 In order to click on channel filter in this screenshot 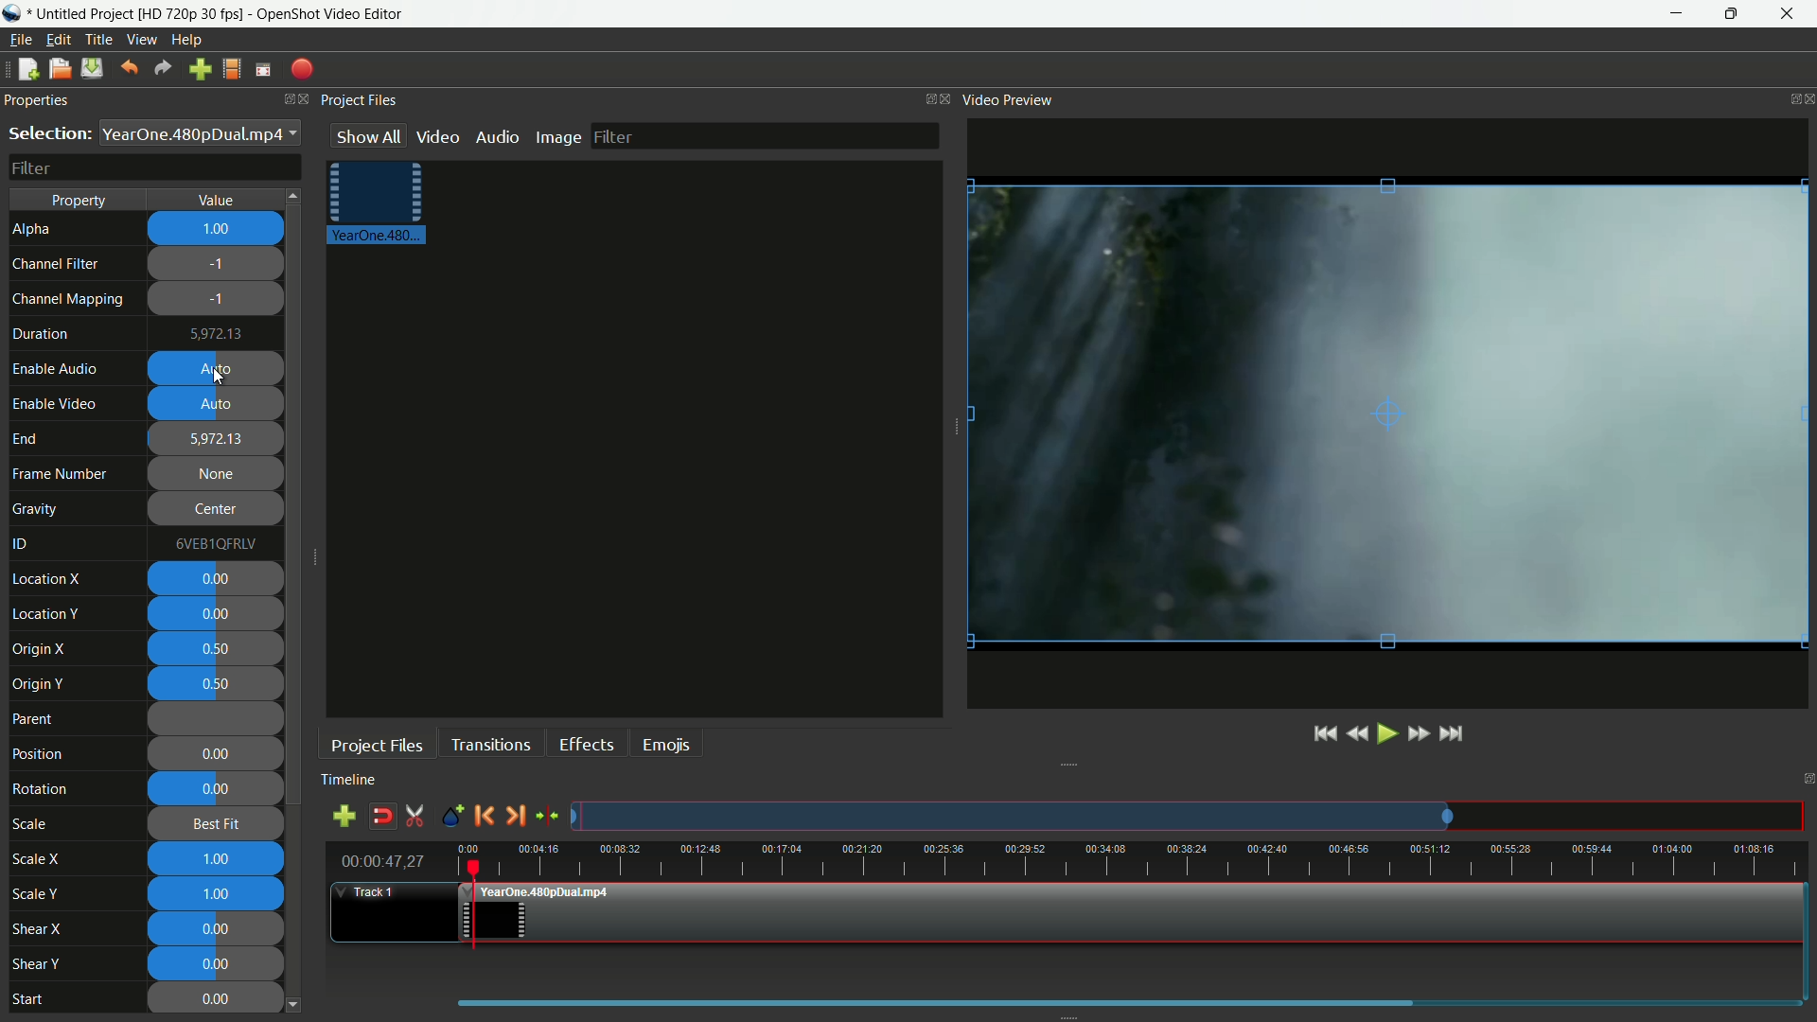, I will do `click(55, 263)`.